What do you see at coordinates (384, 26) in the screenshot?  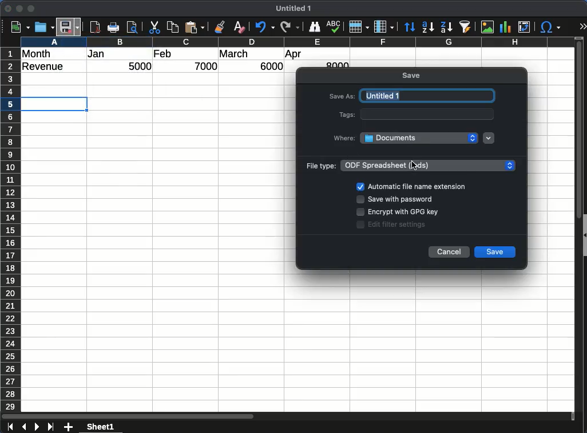 I see `column` at bounding box center [384, 26].